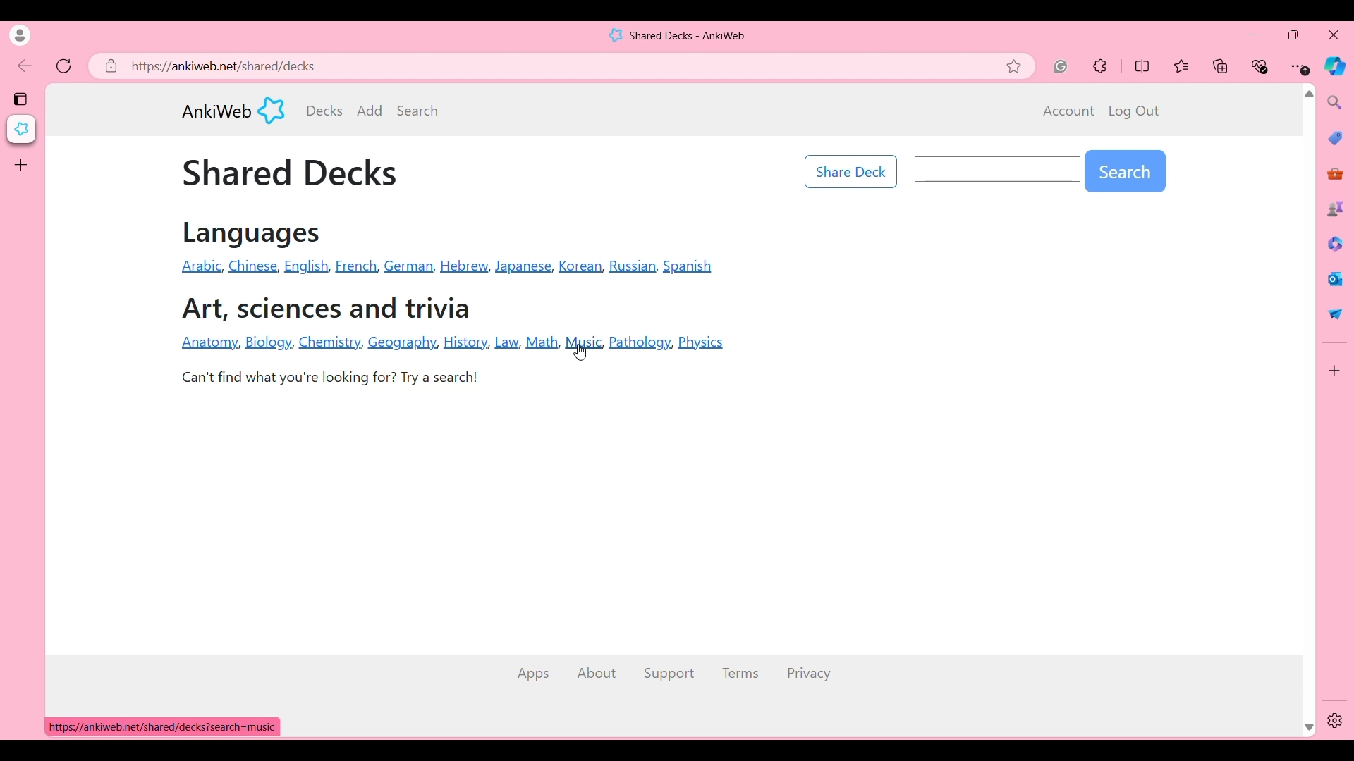 This screenshot has height=761, width=1354. Describe the element at coordinates (1335, 208) in the screenshot. I see `Games` at that location.